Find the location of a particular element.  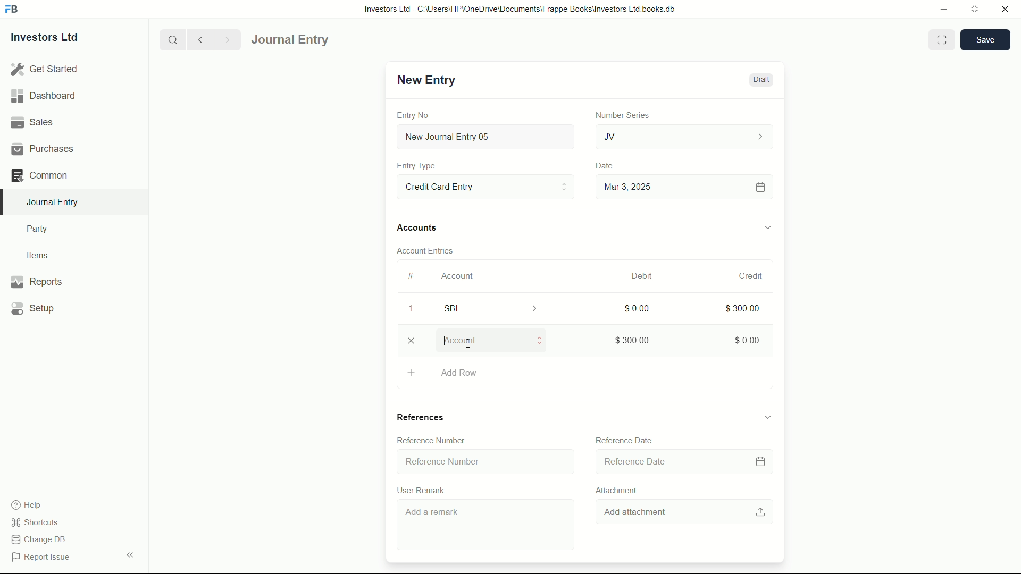

search is located at coordinates (172, 39).